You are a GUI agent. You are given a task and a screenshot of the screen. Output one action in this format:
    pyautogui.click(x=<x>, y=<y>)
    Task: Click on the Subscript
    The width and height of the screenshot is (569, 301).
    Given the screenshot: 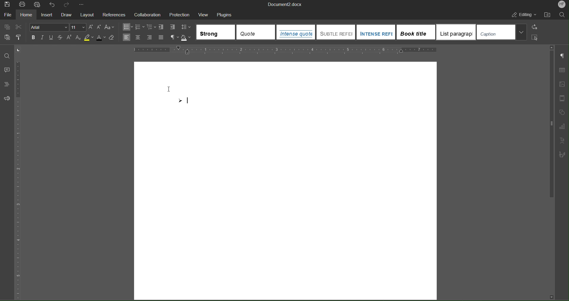 What is the action you would take?
    pyautogui.click(x=80, y=38)
    